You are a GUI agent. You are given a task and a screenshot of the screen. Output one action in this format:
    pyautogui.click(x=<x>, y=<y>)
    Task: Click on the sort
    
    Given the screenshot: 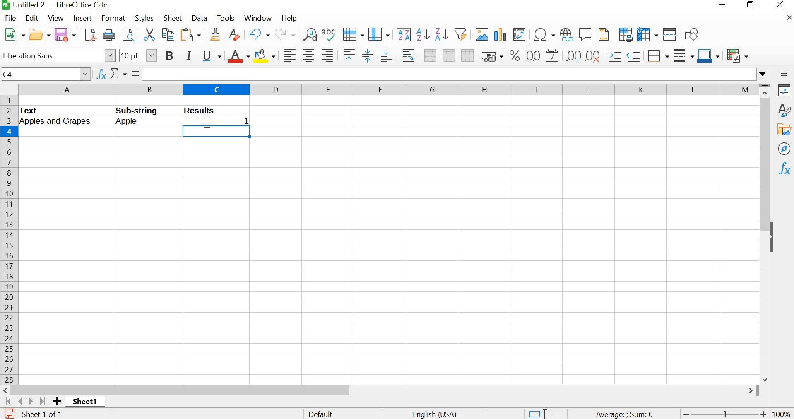 What is the action you would take?
    pyautogui.click(x=403, y=34)
    